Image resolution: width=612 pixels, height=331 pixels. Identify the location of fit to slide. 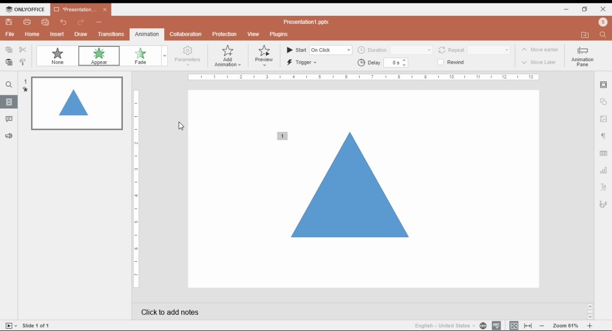
(514, 326).